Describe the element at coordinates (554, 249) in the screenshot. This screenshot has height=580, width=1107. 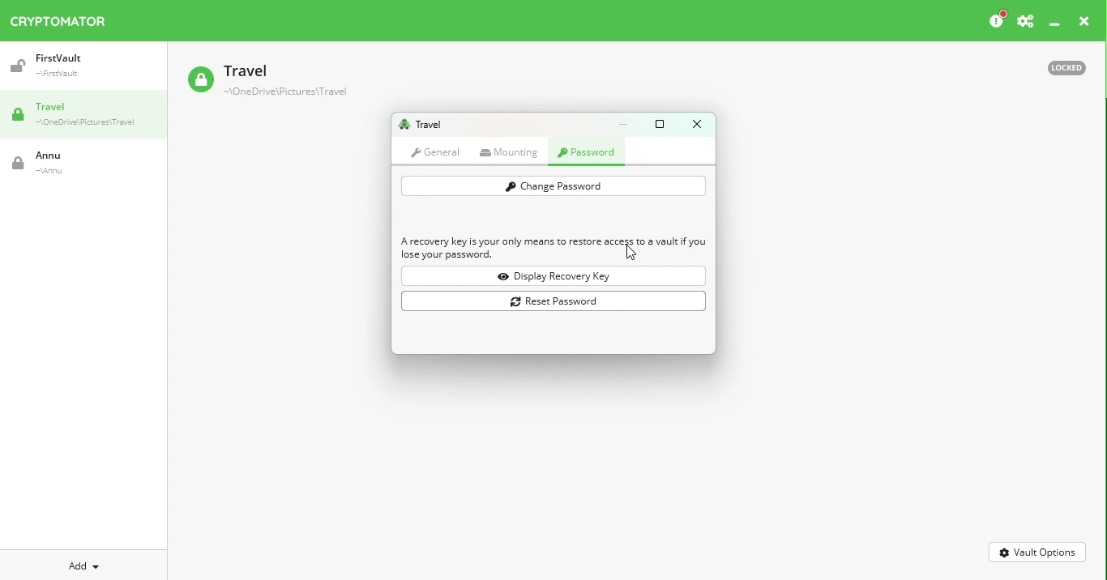
I see `Recovery key information` at that location.